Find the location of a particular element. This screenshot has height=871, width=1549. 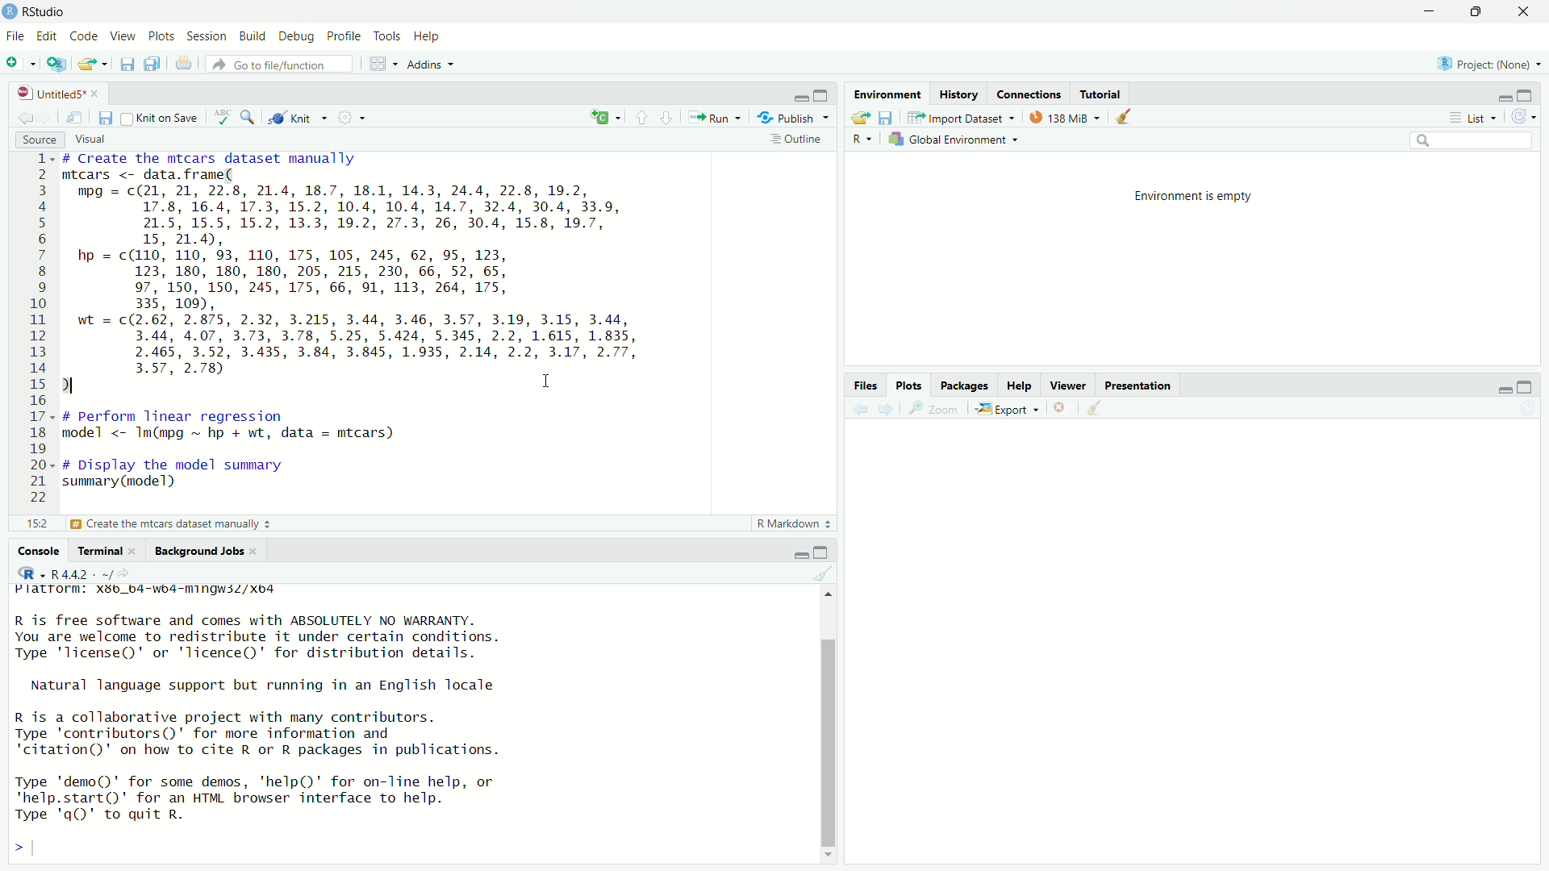

Background Jobs is located at coordinates (201, 552).